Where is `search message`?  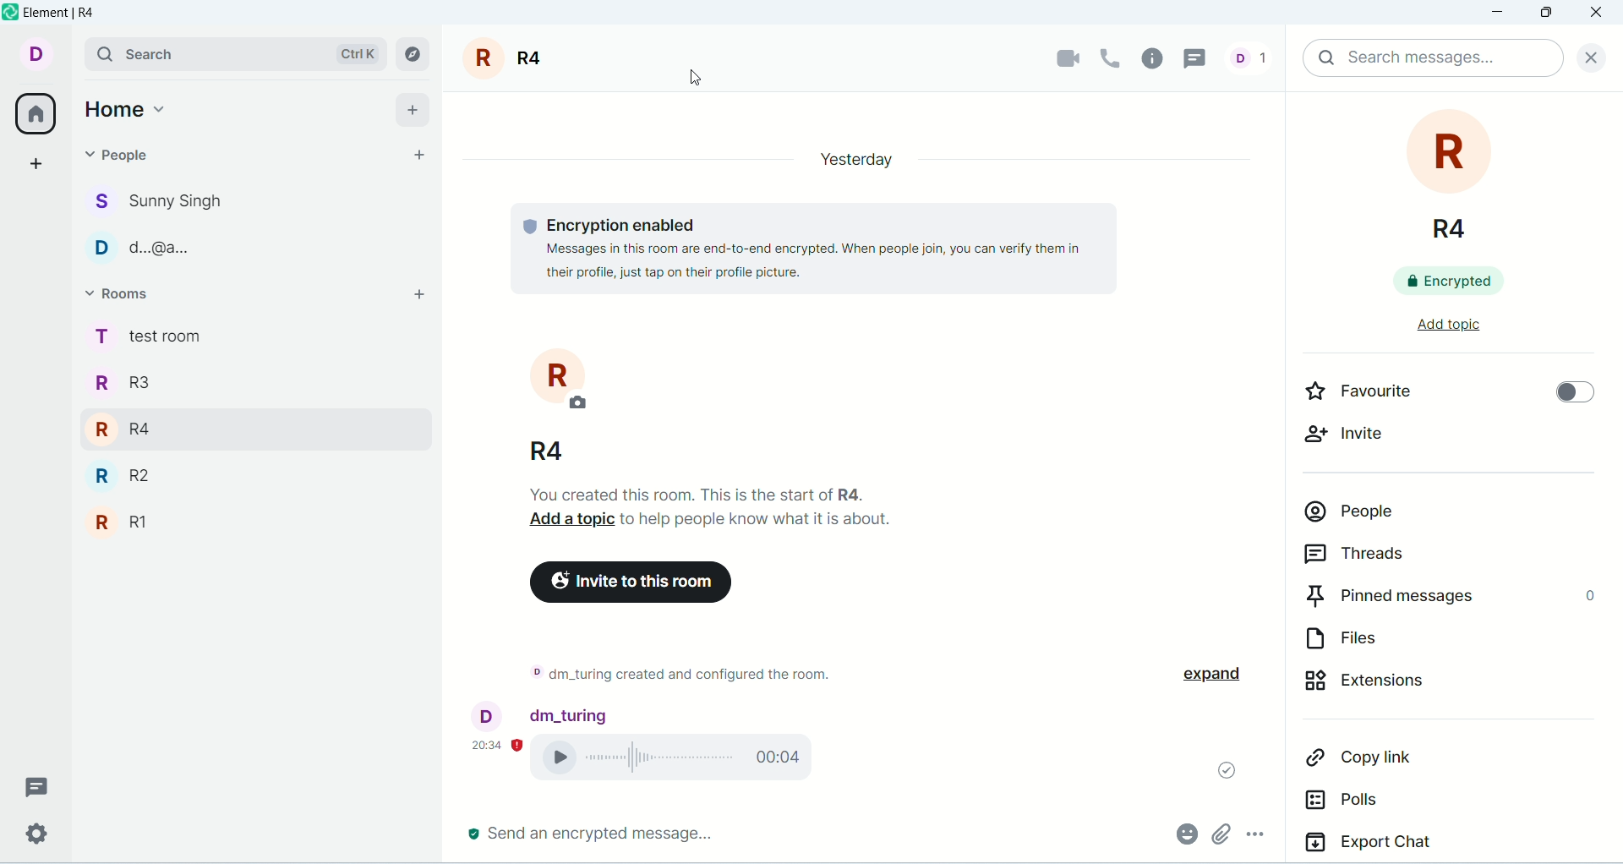
search message is located at coordinates (1432, 58).